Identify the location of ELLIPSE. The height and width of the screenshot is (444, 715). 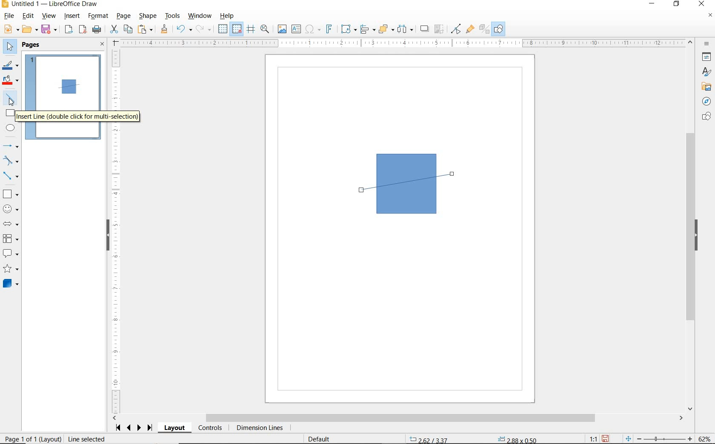
(11, 128).